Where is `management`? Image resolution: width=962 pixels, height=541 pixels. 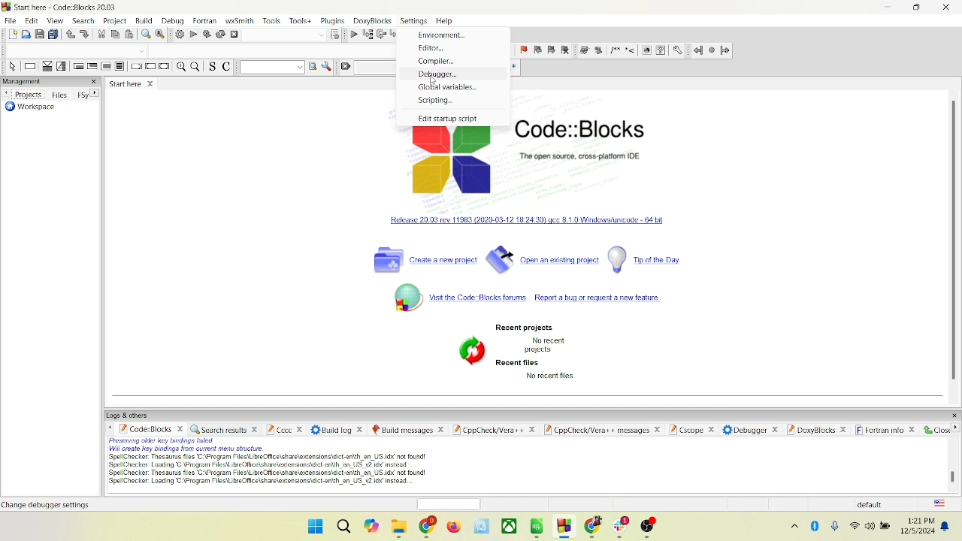 management is located at coordinates (51, 82).